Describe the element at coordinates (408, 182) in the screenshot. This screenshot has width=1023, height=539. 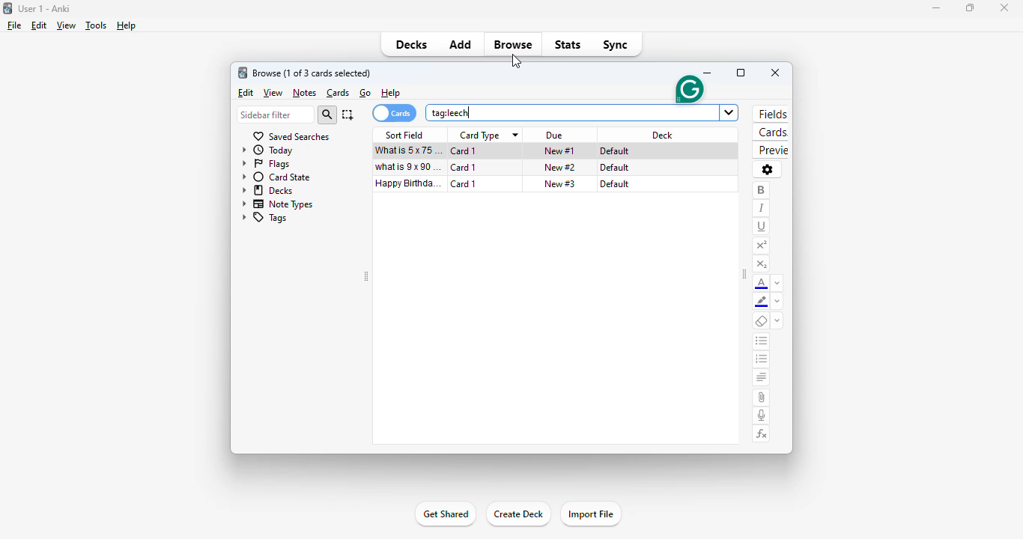
I see `happy birthday song!!!.mp3` at that location.